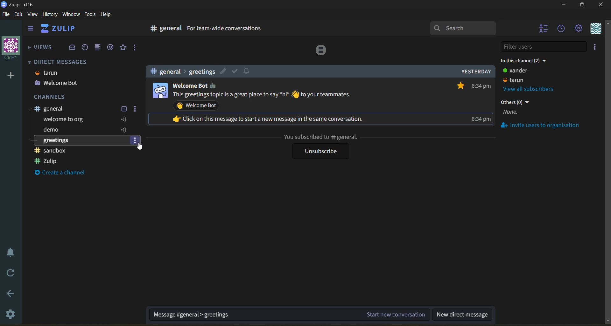  Describe the element at coordinates (60, 62) in the screenshot. I see `direct messages` at that location.